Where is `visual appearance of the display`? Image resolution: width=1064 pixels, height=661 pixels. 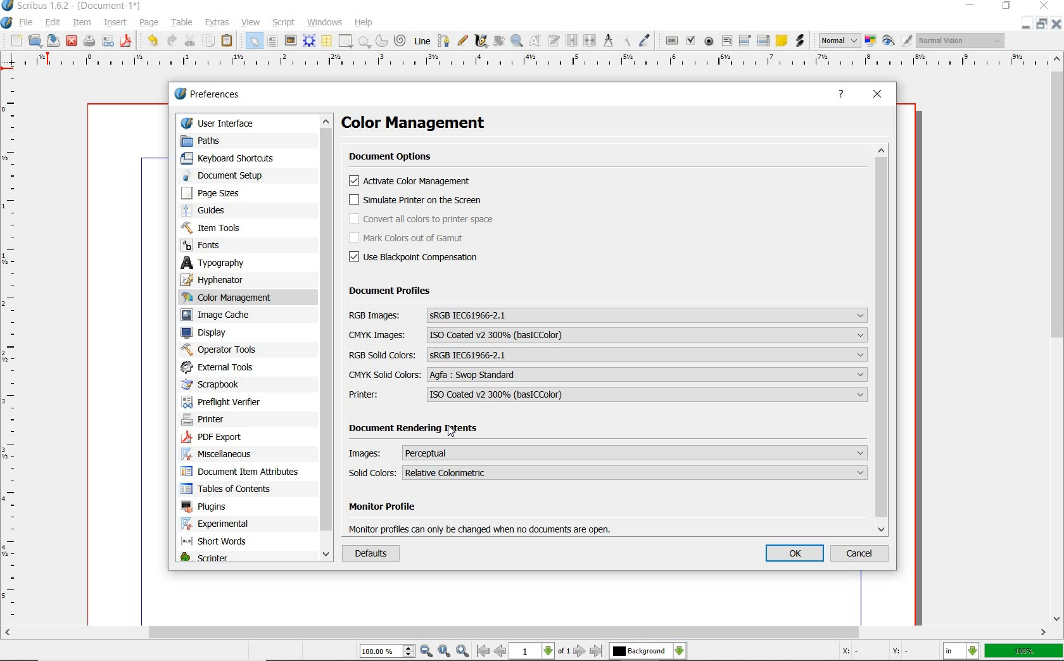
visual appearance of the display is located at coordinates (961, 42).